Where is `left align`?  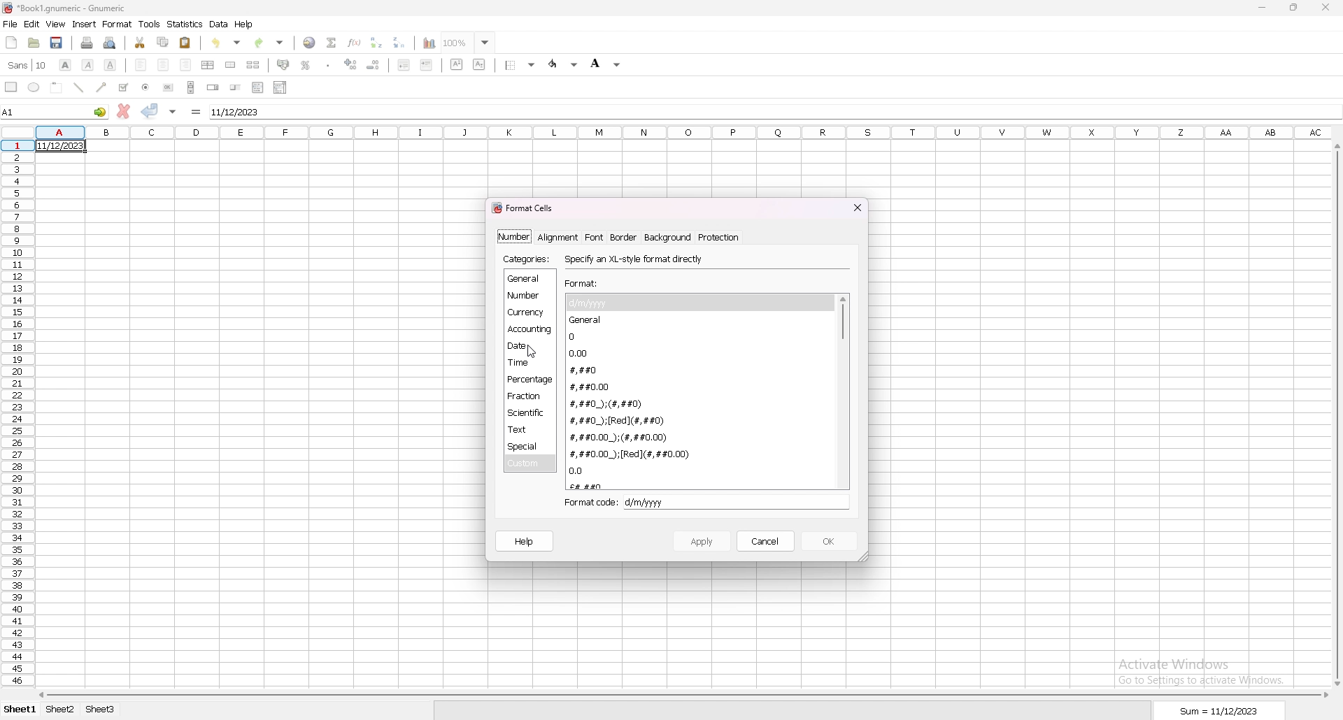
left align is located at coordinates (141, 64).